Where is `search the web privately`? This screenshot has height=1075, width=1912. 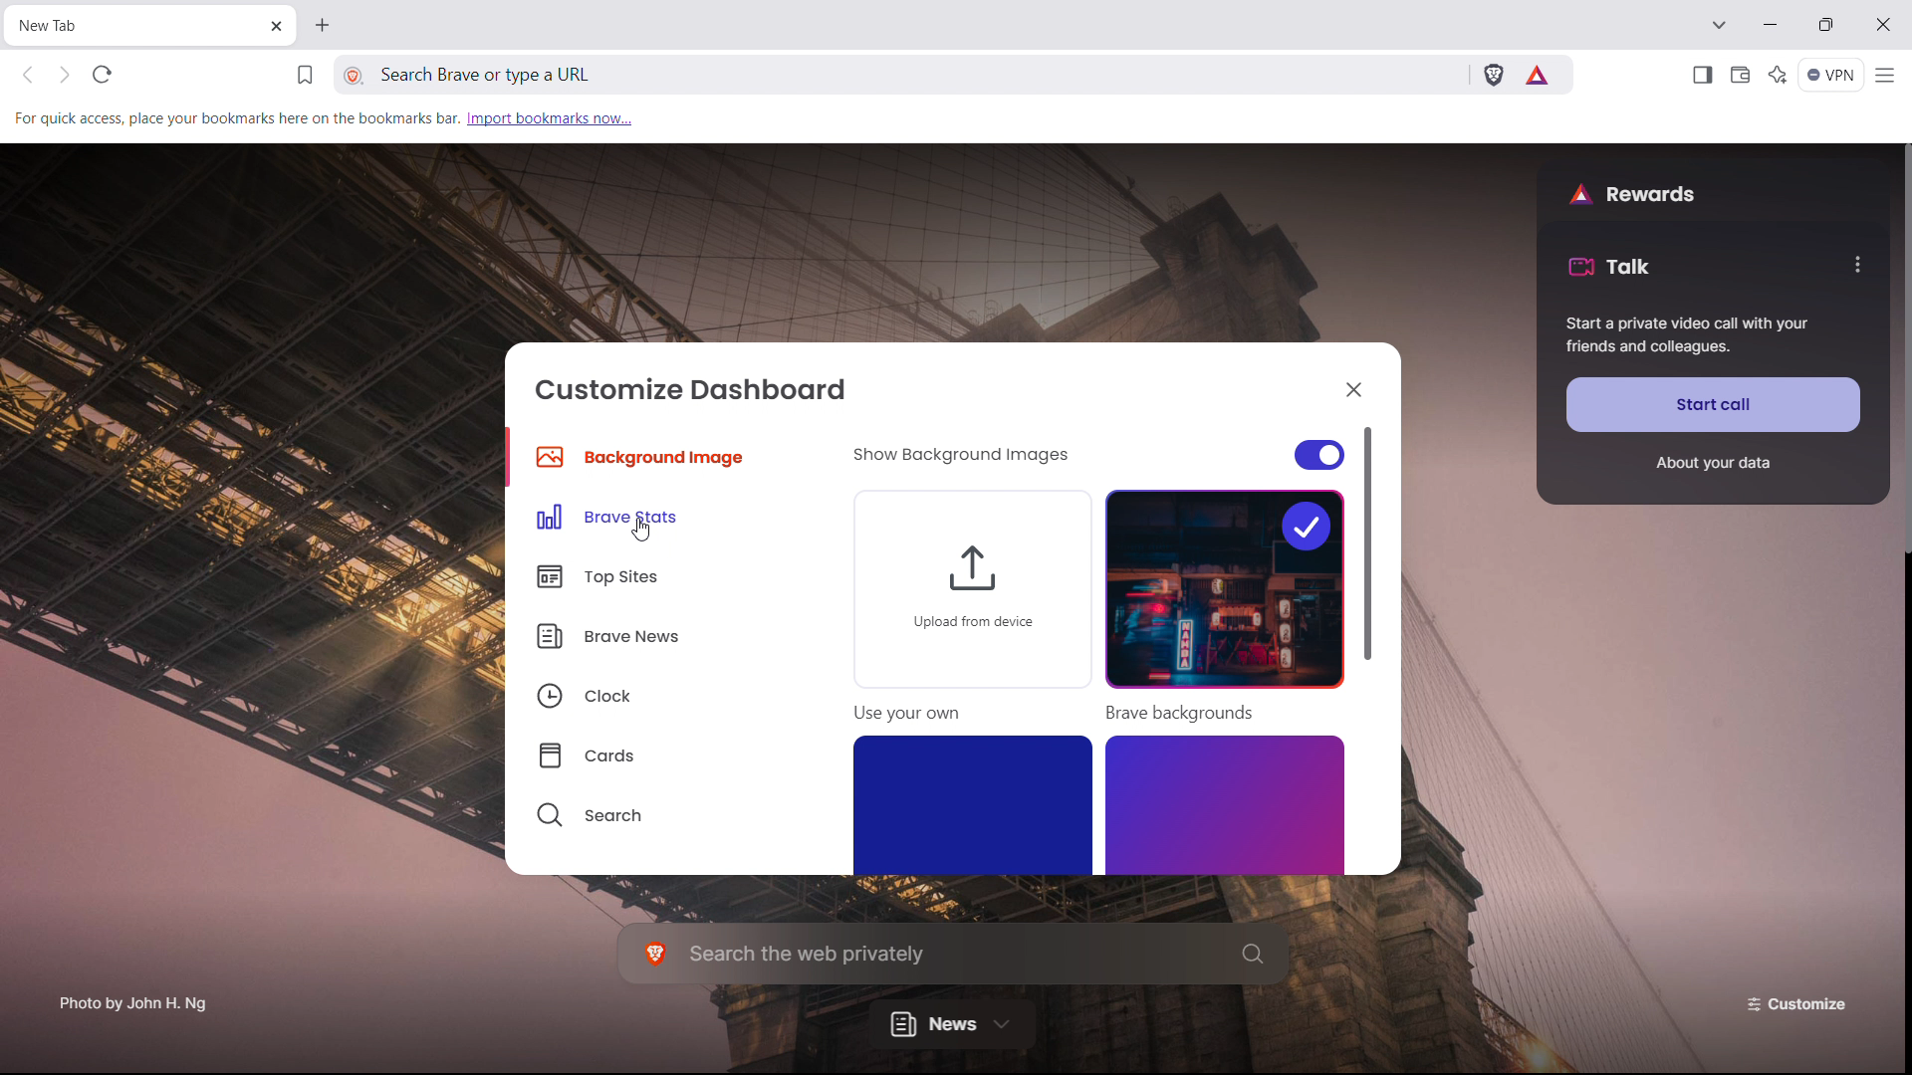 search the web privately is located at coordinates (954, 953).